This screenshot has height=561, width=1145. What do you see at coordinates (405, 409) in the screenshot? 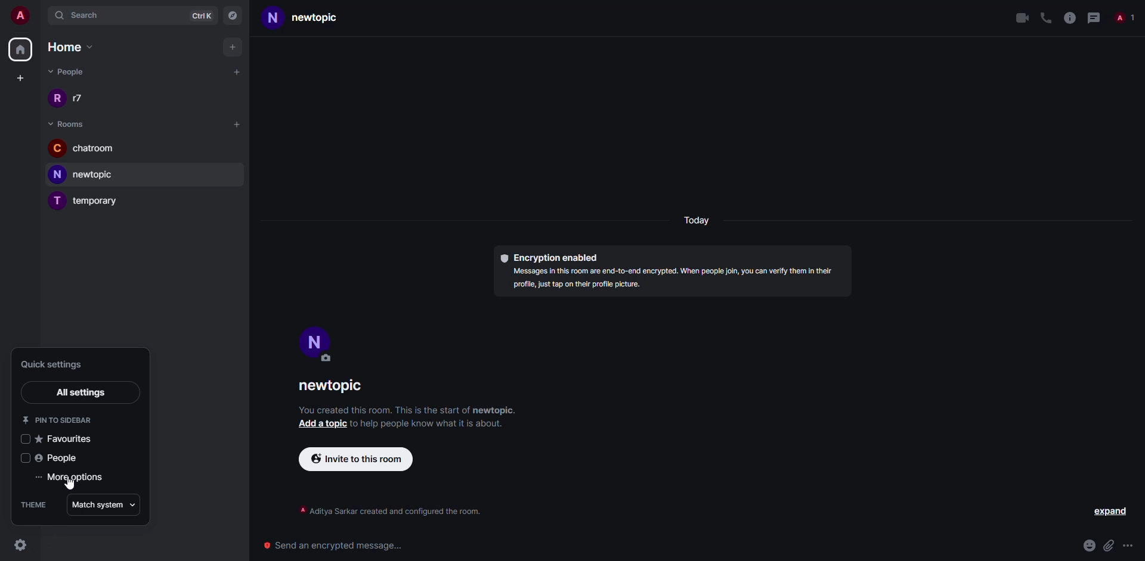
I see `info` at bounding box center [405, 409].